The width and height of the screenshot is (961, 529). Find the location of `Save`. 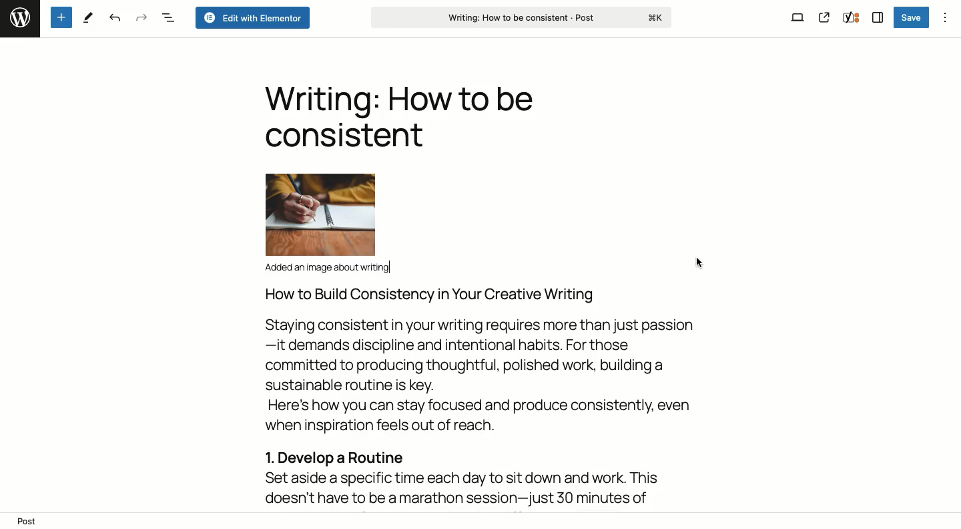

Save is located at coordinates (912, 18).